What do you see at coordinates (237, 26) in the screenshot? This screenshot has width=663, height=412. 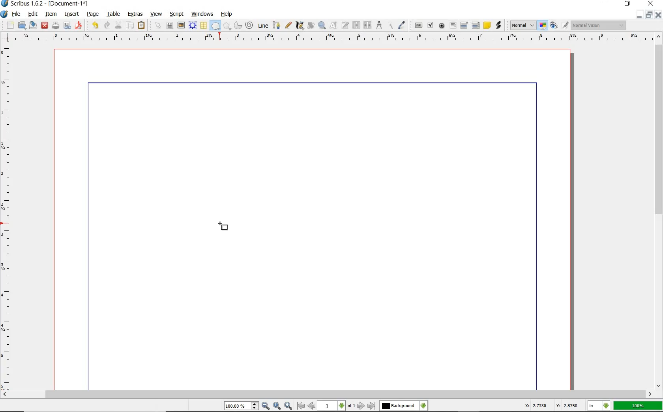 I see `ARC` at bounding box center [237, 26].